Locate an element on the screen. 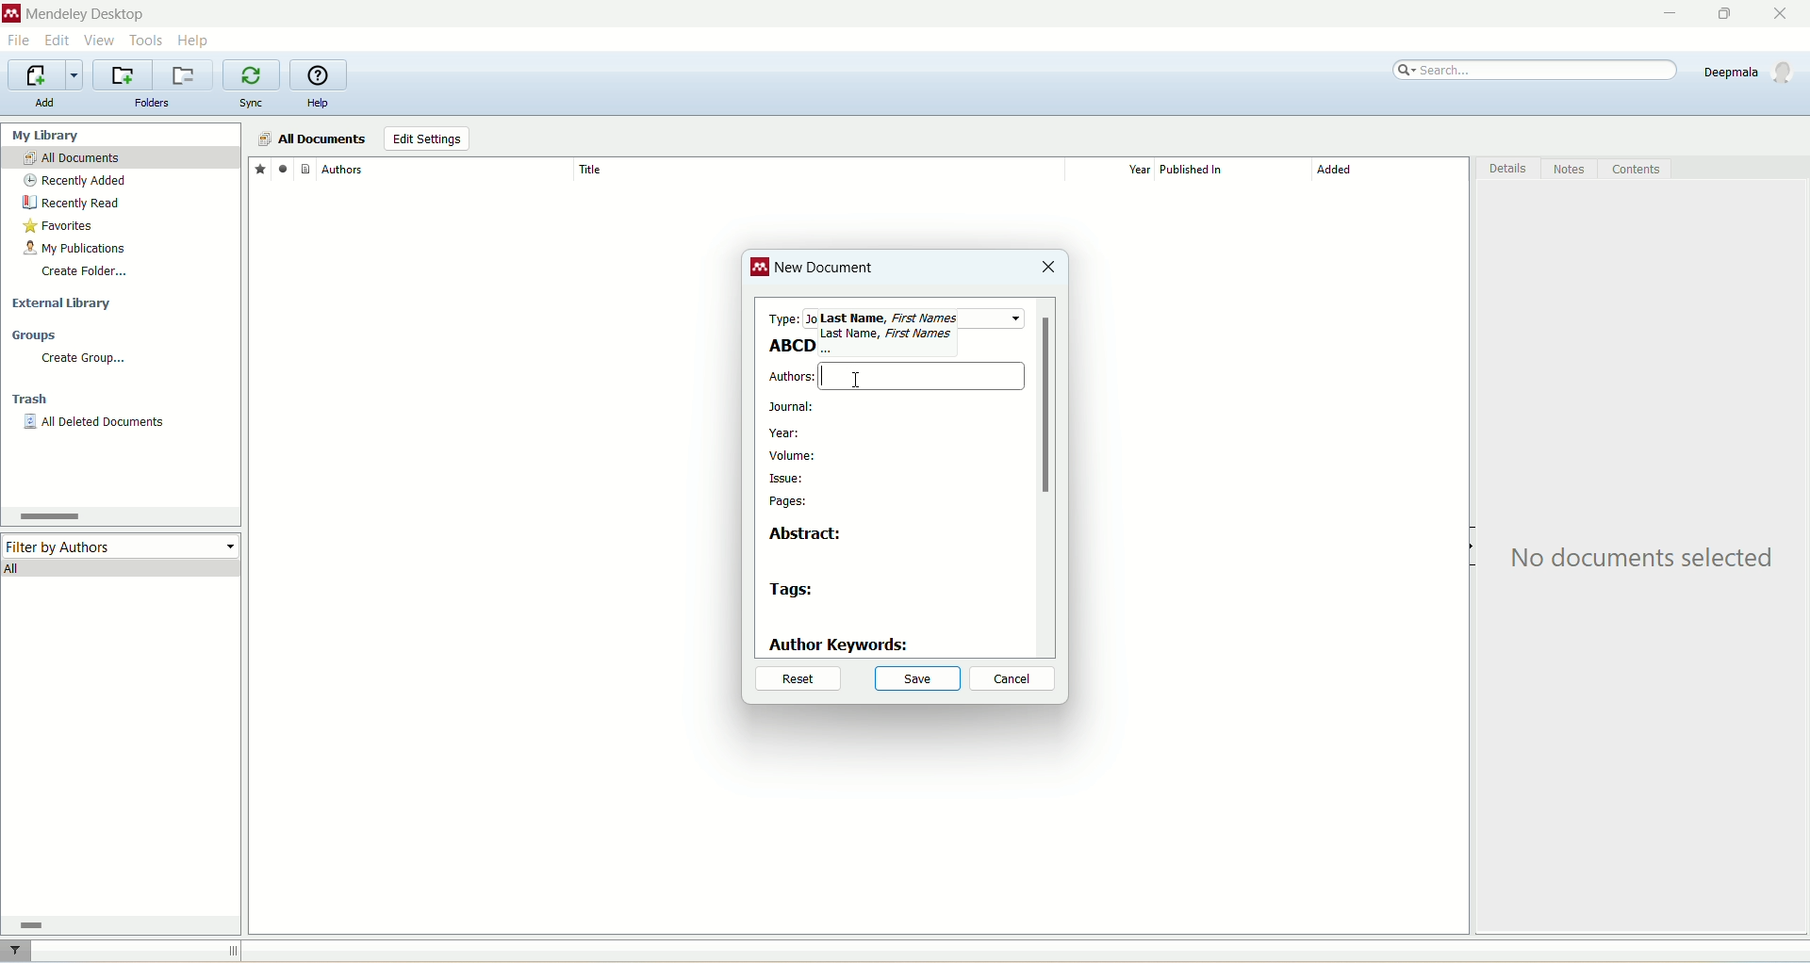 This screenshot has width=1810, height=963. favorites is located at coordinates (60, 228).